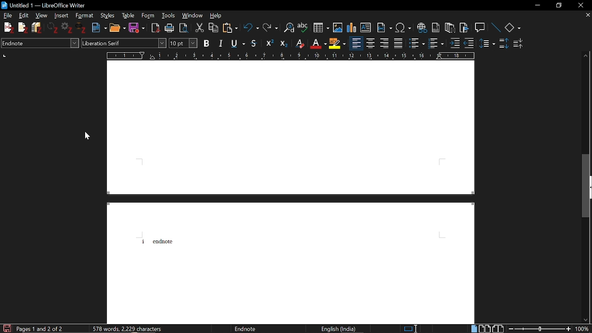 Image resolution: width=592 pixels, height=333 pixels. What do you see at coordinates (199, 28) in the screenshot?
I see `Cut` at bounding box center [199, 28].